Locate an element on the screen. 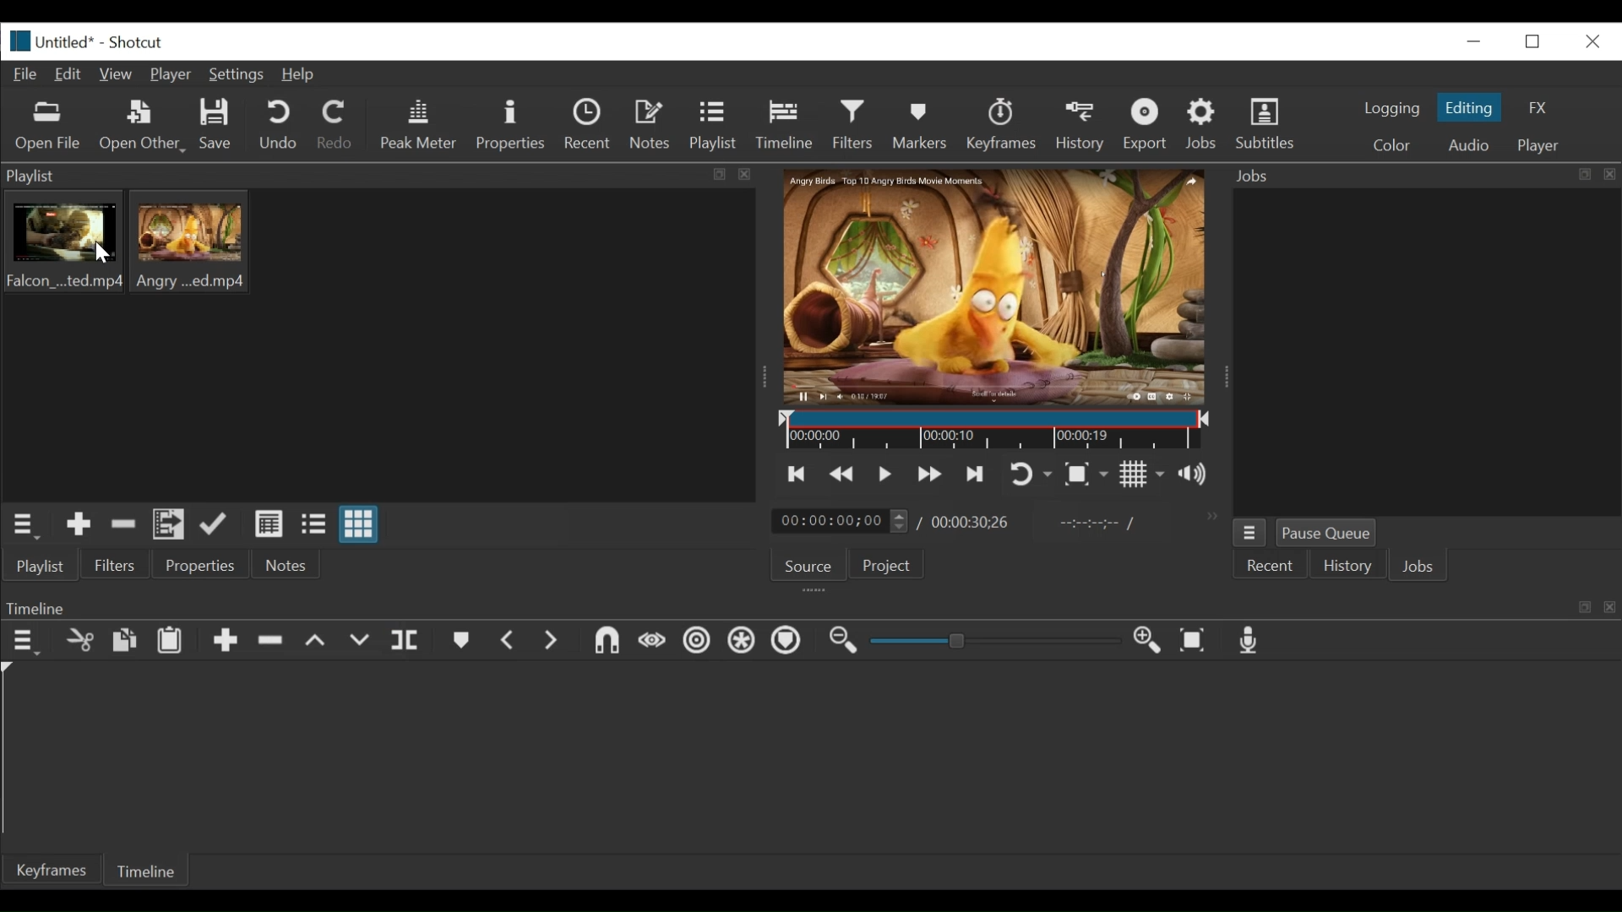 The image size is (1622, 912). skip to the previous point is located at coordinates (797, 475).